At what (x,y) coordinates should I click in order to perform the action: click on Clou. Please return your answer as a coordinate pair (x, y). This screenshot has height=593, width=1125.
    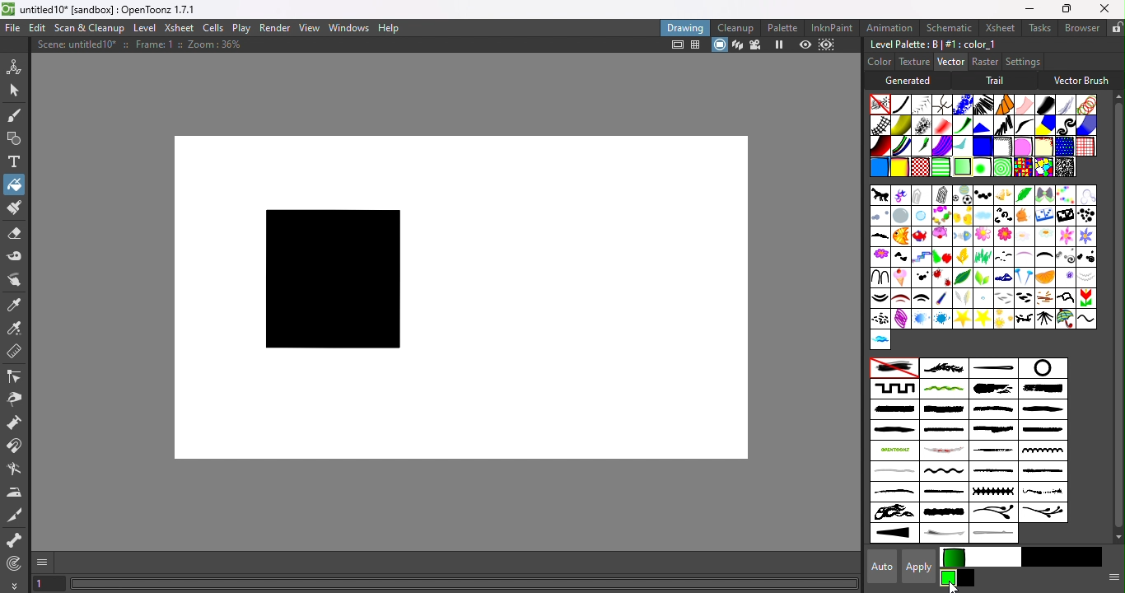
    Looking at the image, I should click on (983, 216).